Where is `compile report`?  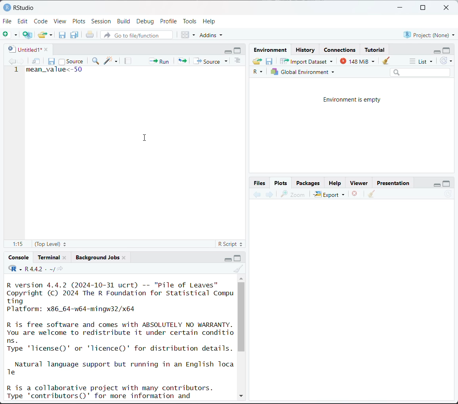
compile report is located at coordinates (129, 61).